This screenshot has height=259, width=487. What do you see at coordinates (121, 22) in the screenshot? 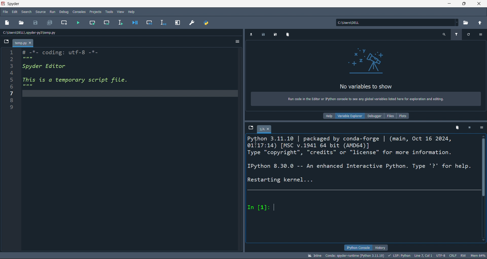
I see `run line` at bounding box center [121, 22].